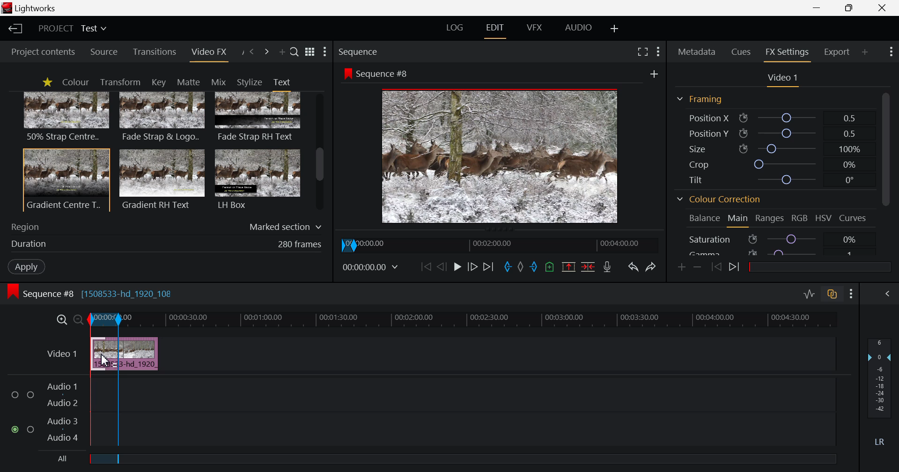 This screenshot has width=899, height=472. What do you see at coordinates (47, 82) in the screenshot?
I see `Favorites` at bounding box center [47, 82].